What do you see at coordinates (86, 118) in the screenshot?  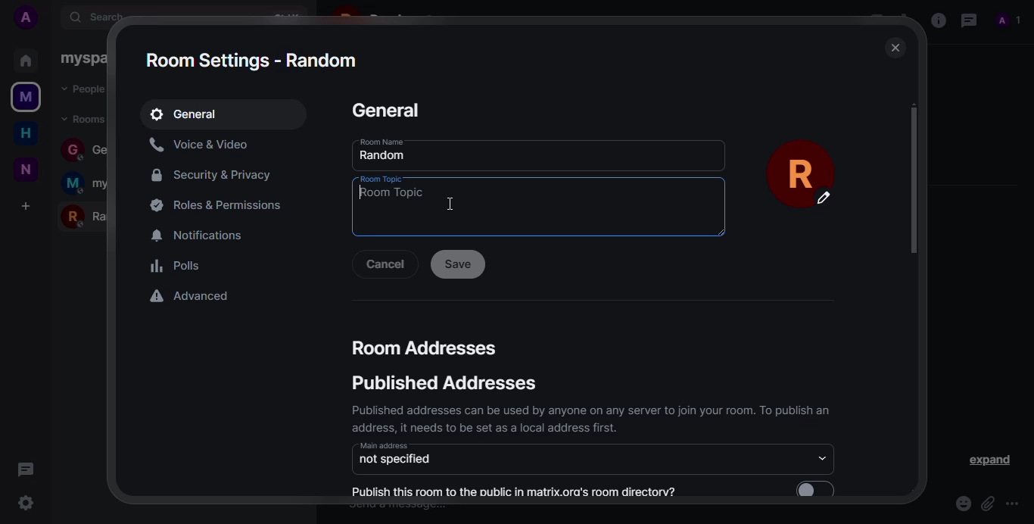 I see `rooms` at bounding box center [86, 118].